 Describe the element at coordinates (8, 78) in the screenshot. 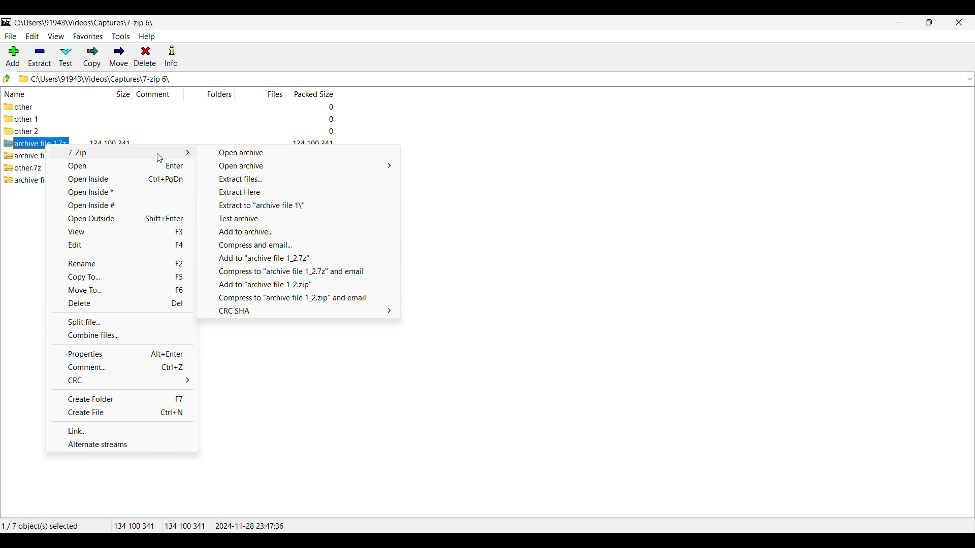

I see `Go to previous folder` at that location.